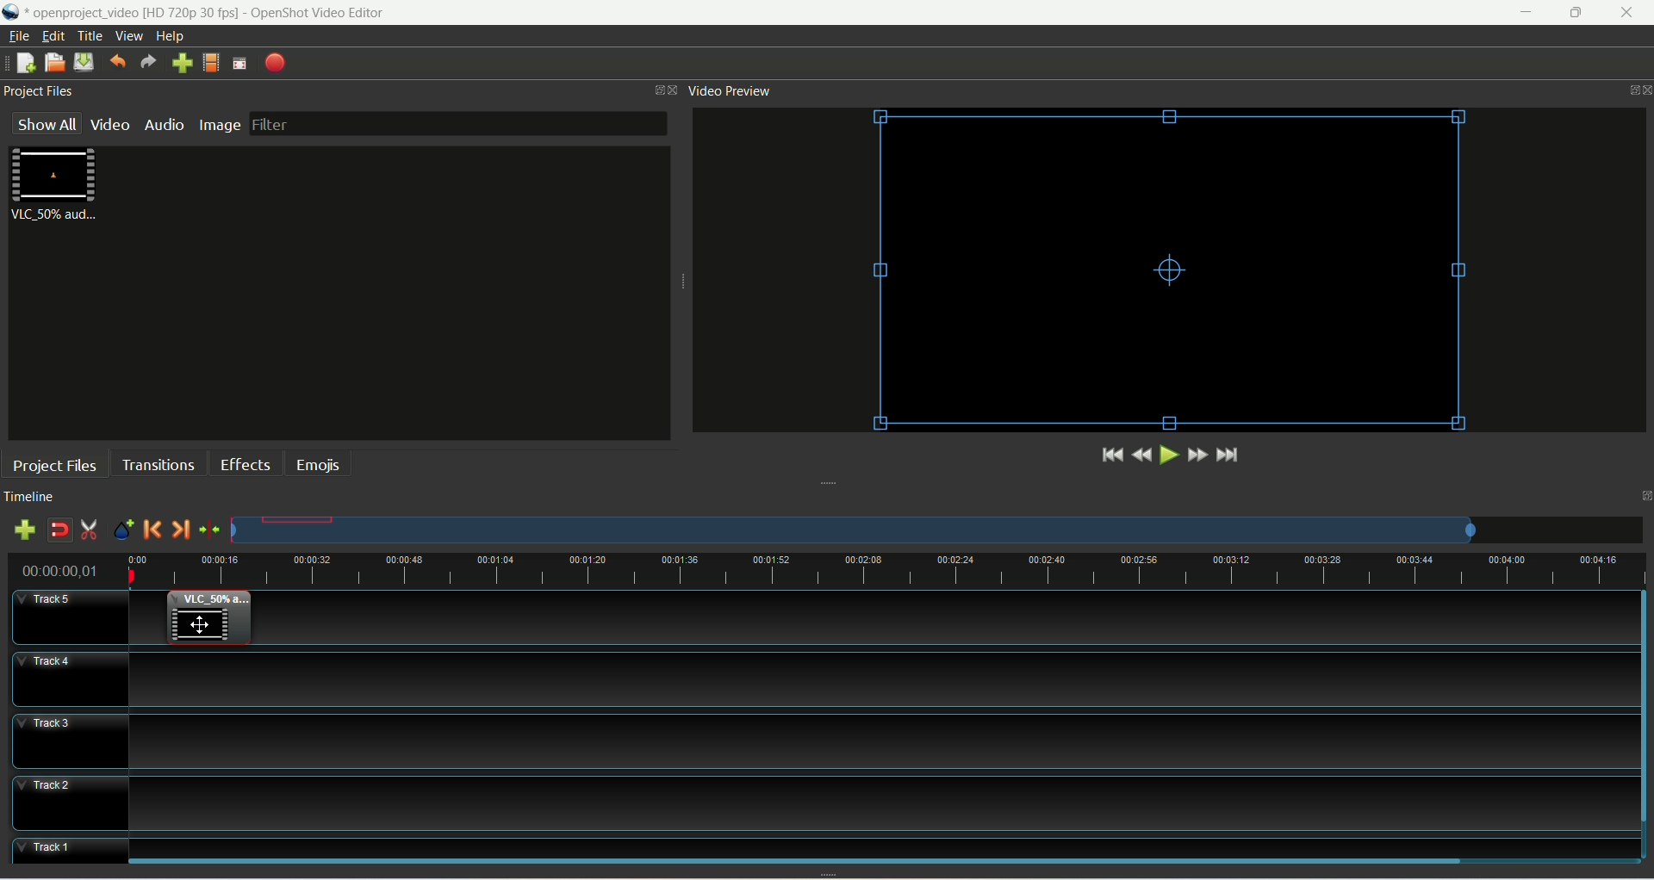  I want to click on fullscreen, so click(240, 64).